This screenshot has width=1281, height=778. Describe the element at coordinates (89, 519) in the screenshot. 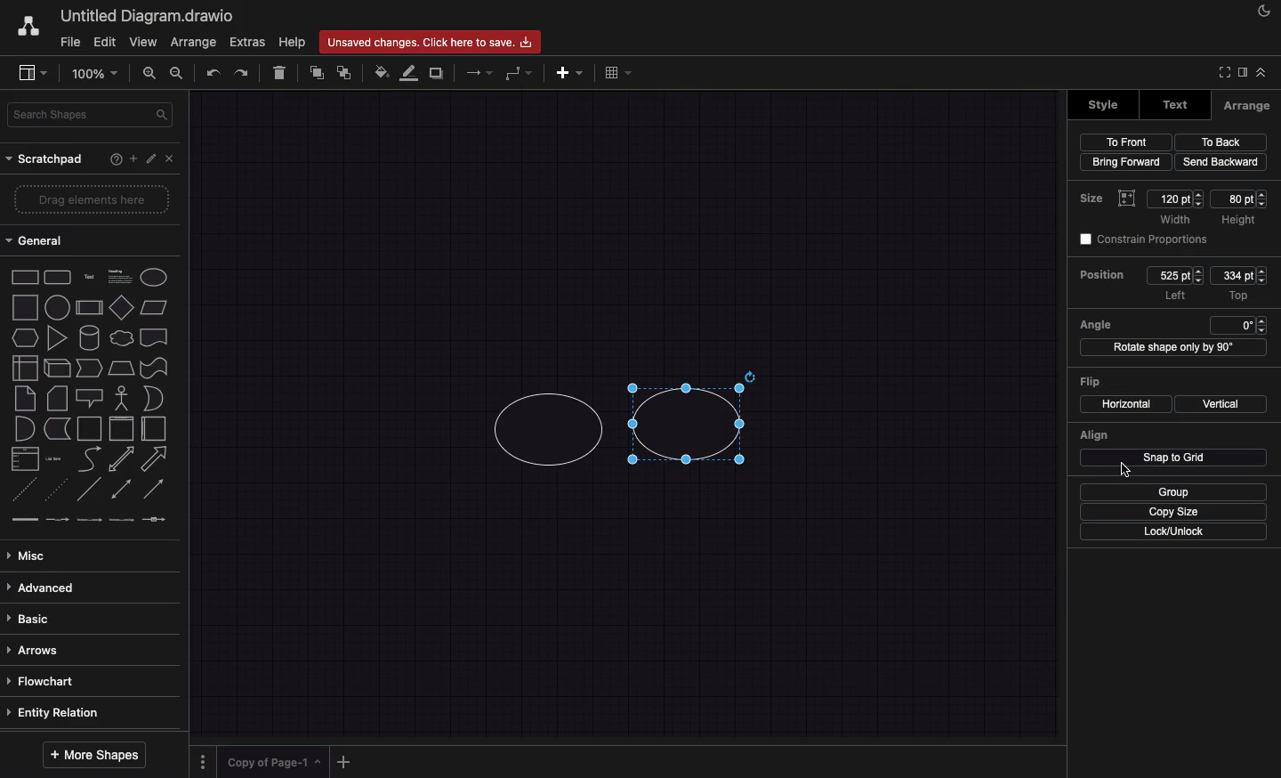

I see `connector with 2 labels` at that location.